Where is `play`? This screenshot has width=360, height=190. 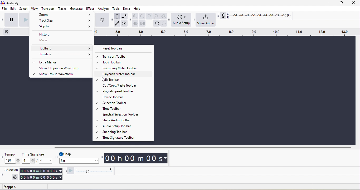
play is located at coordinates (24, 20).